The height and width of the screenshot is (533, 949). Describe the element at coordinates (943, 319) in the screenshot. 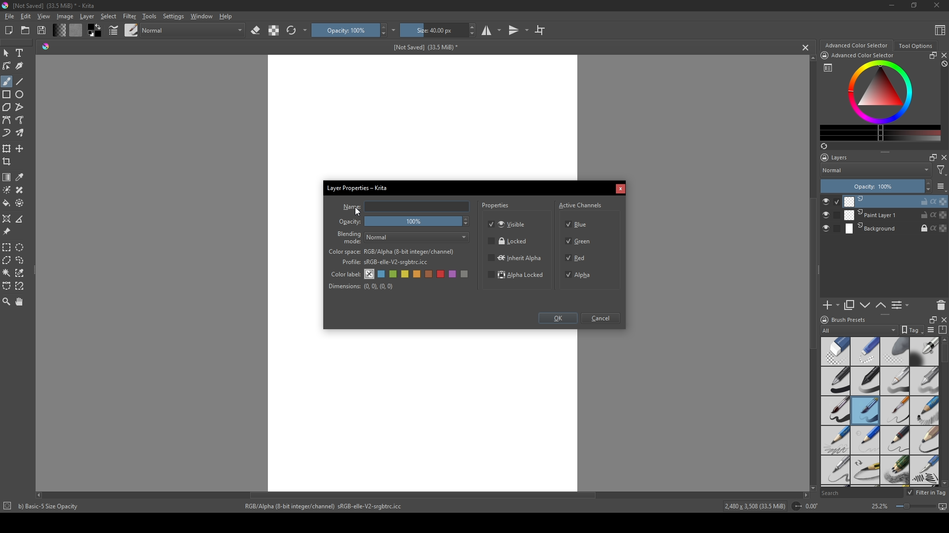

I see `close` at that location.